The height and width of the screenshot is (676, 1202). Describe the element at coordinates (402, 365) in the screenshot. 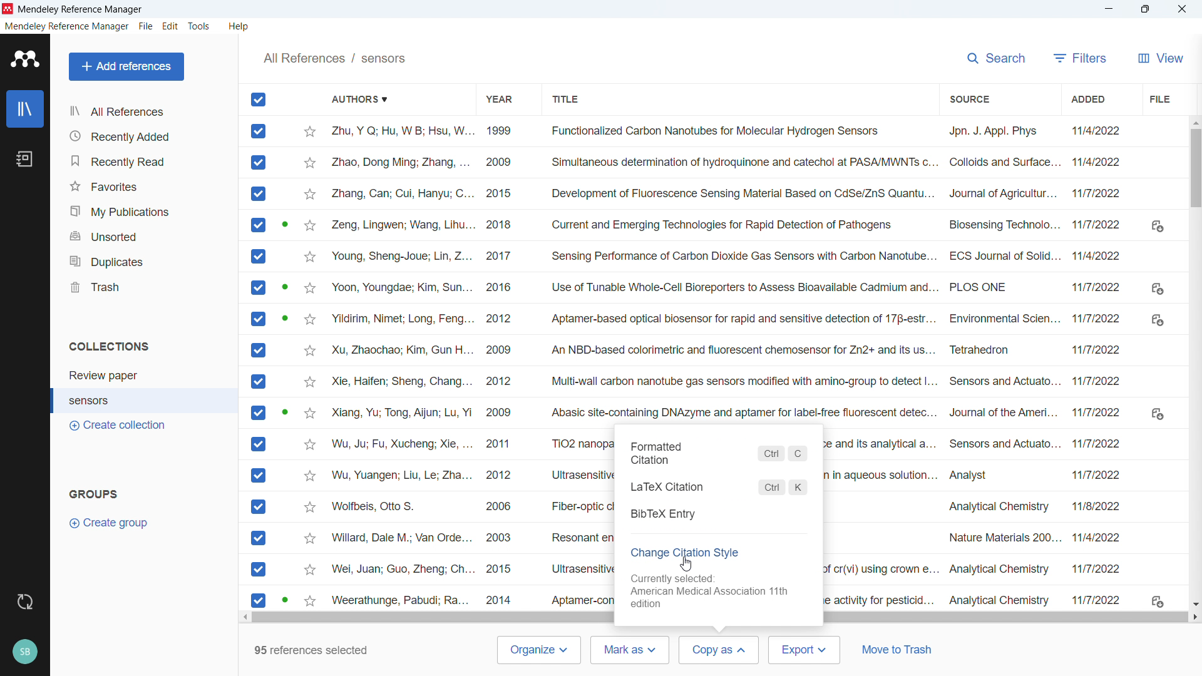

I see `Authors of individual entries ` at that location.